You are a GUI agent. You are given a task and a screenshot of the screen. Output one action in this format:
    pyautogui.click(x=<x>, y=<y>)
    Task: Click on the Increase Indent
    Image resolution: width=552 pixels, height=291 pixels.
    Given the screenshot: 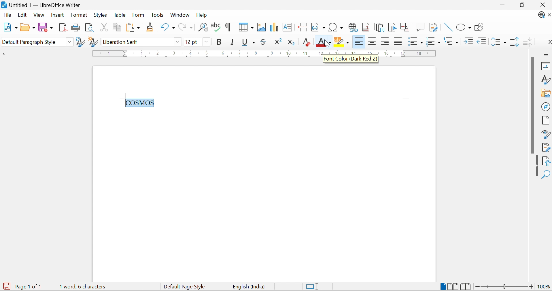 What is the action you would take?
    pyautogui.click(x=468, y=41)
    